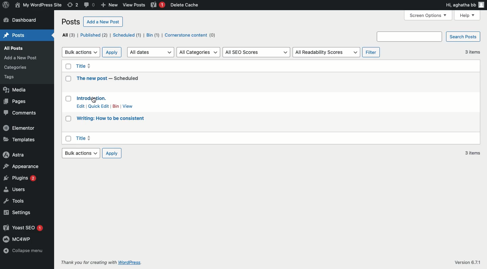 Image resolution: width=487 pixels, height=269 pixels. What do you see at coordinates (108, 78) in the screenshot?
I see `The new post — Scheduled` at bounding box center [108, 78].